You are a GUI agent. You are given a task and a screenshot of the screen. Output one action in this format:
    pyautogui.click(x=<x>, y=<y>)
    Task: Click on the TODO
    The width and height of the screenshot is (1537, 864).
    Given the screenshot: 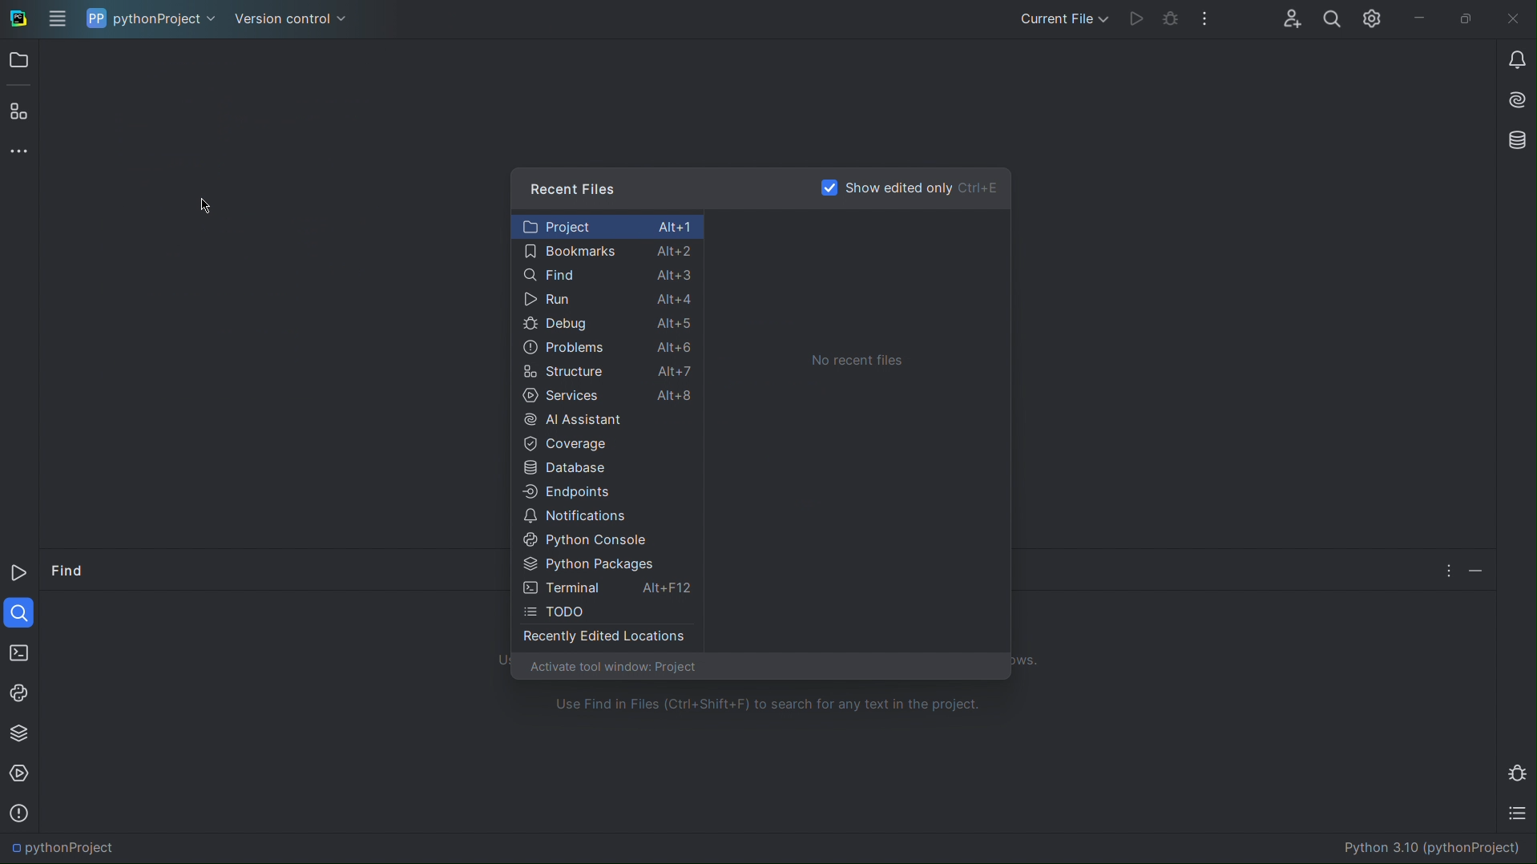 What is the action you would take?
    pyautogui.click(x=1521, y=816)
    